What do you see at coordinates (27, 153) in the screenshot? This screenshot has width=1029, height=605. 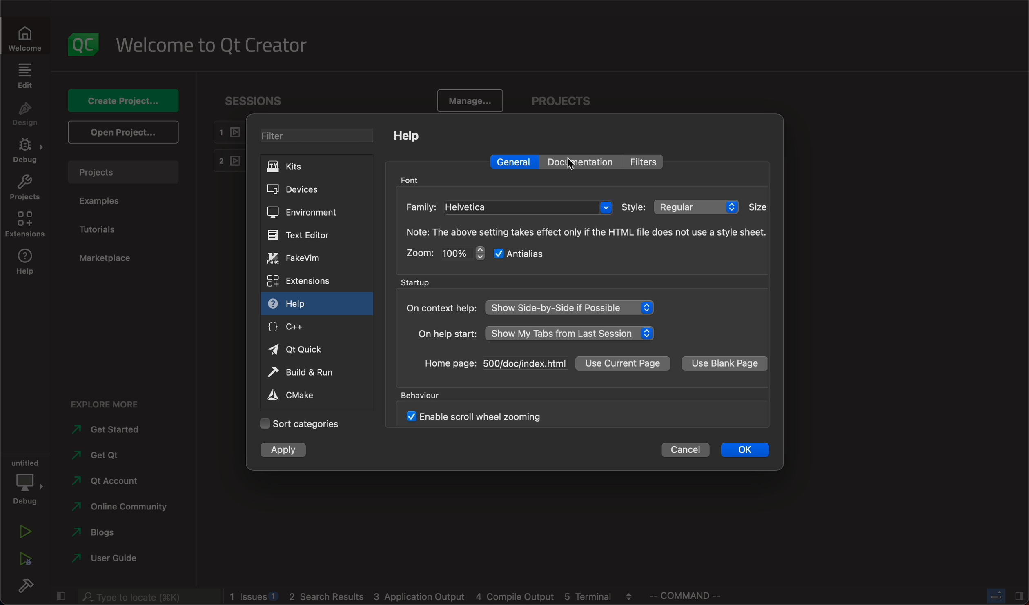 I see `debug` at bounding box center [27, 153].